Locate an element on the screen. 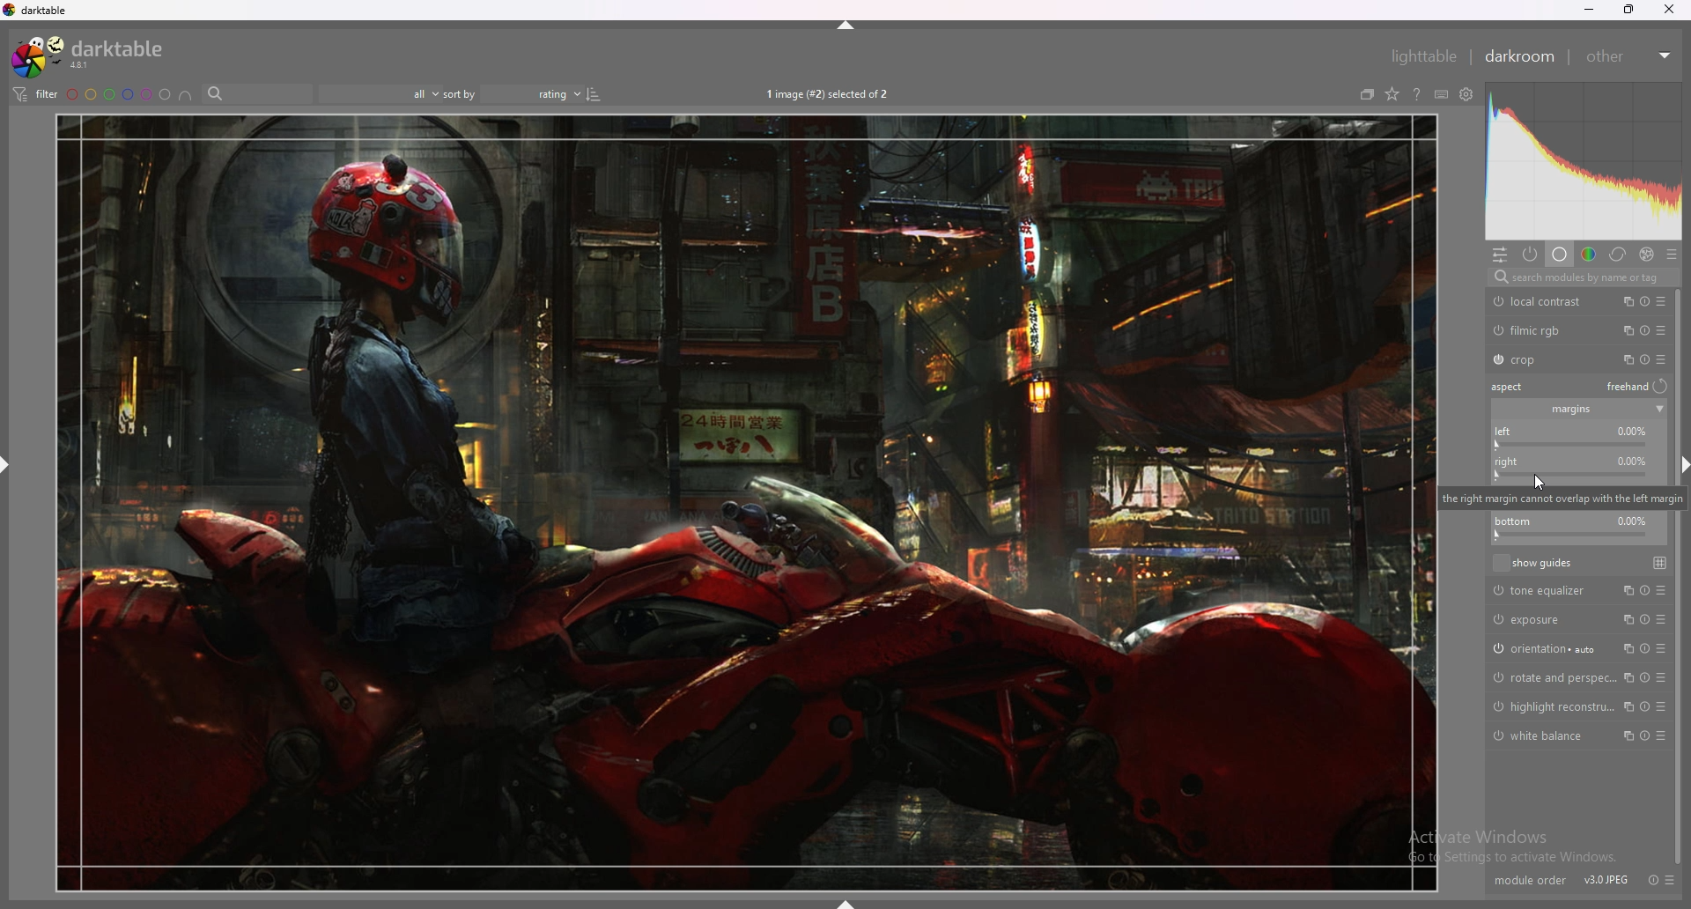 The height and width of the screenshot is (909, 1691). filmic rgb is located at coordinates (1543, 330).